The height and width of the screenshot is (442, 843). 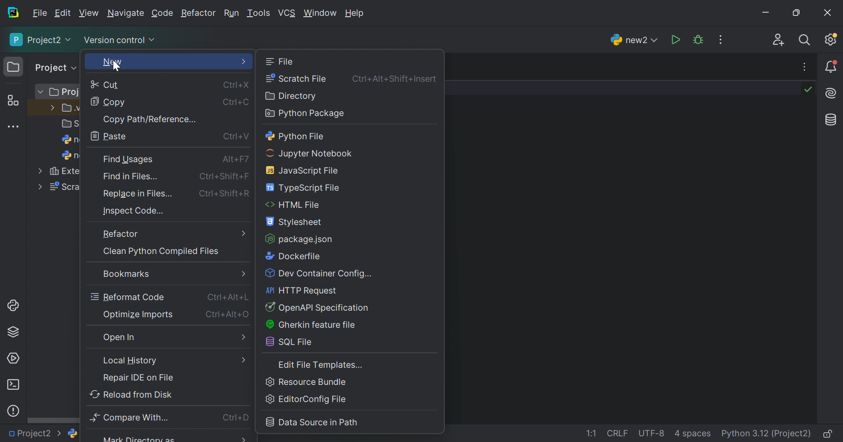 What do you see at coordinates (225, 195) in the screenshot?
I see `Ctrl+Shift+R` at bounding box center [225, 195].